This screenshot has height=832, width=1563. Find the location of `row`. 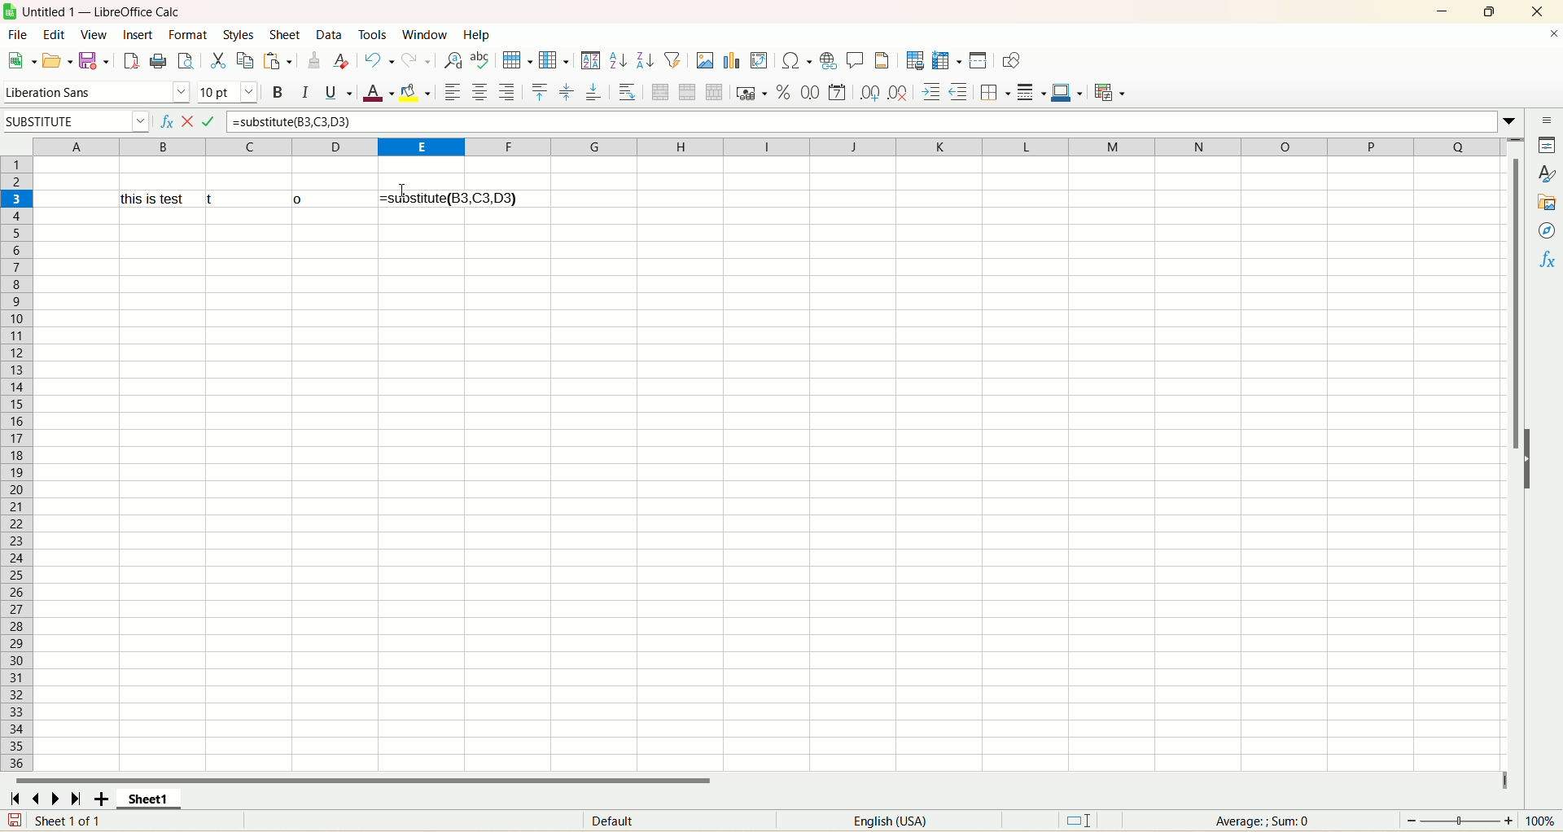

row is located at coordinates (15, 461).